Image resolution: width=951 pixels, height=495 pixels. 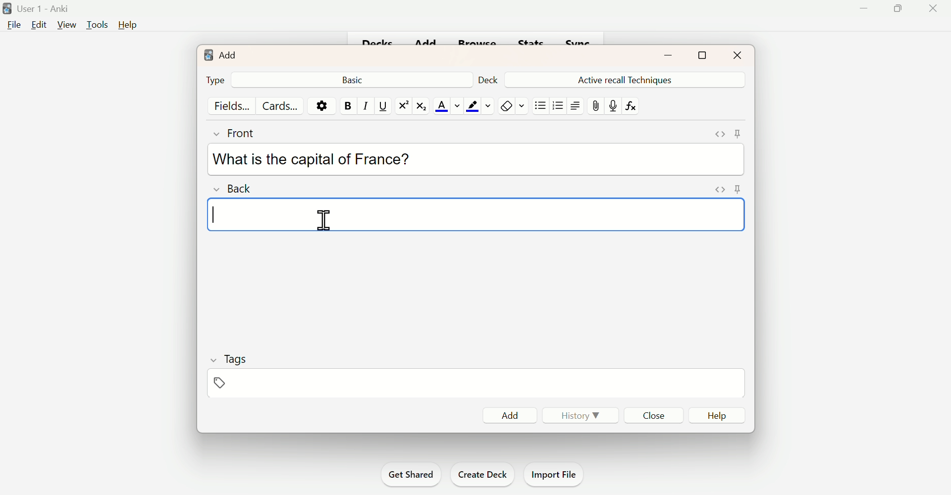 I want to click on Active Recall Techniques, so click(x=628, y=79).